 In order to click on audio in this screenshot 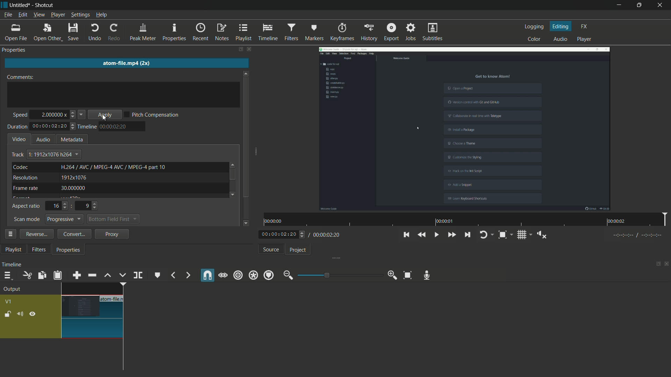, I will do `click(561, 38)`.